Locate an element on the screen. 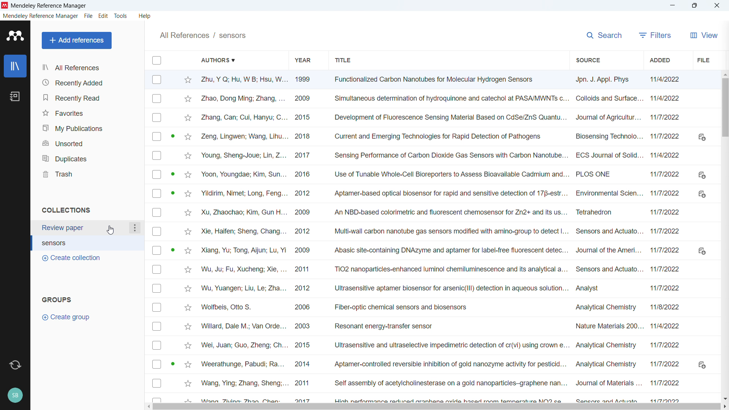 The image size is (729, 410). Profile  is located at coordinates (15, 396).